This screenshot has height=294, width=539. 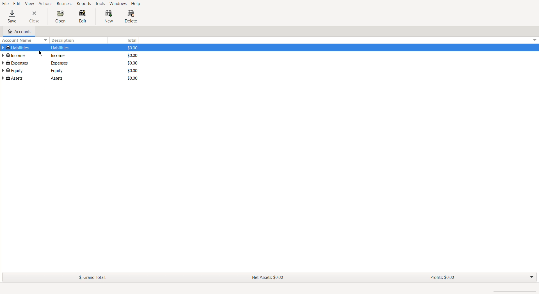 What do you see at coordinates (46, 3) in the screenshot?
I see `Actions` at bounding box center [46, 3].